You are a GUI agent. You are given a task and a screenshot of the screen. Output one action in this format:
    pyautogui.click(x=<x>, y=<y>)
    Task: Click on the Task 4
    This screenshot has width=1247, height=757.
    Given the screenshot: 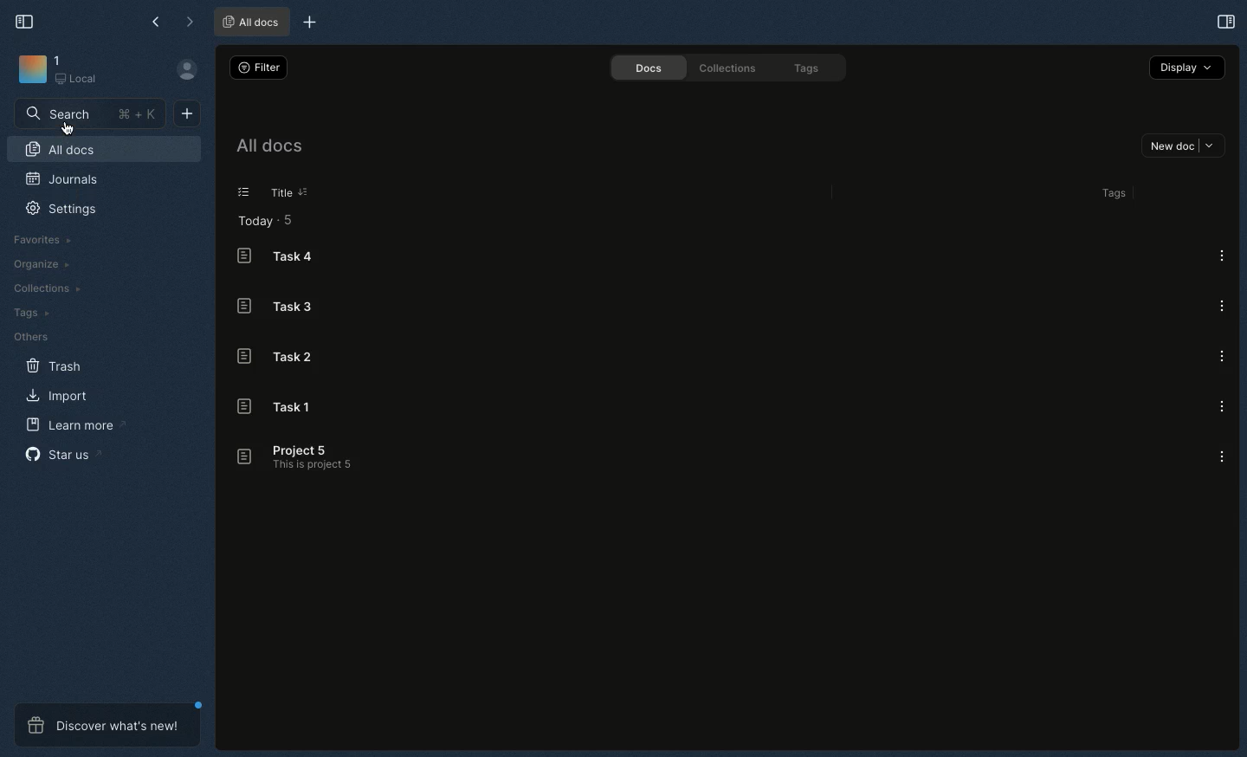 What is the action you would take?
    pyautogui.click(x=275, y=257)
    